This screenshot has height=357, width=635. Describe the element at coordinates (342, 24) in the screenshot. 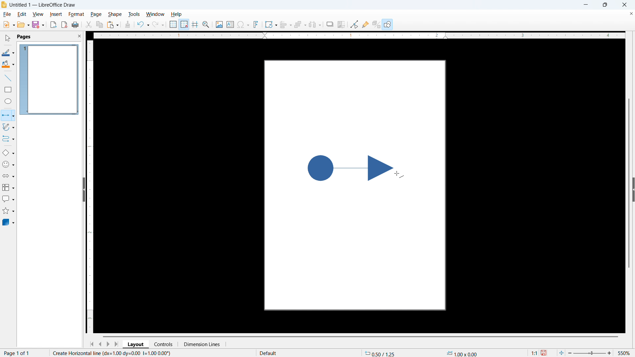

I see `Crop image ` at that location.